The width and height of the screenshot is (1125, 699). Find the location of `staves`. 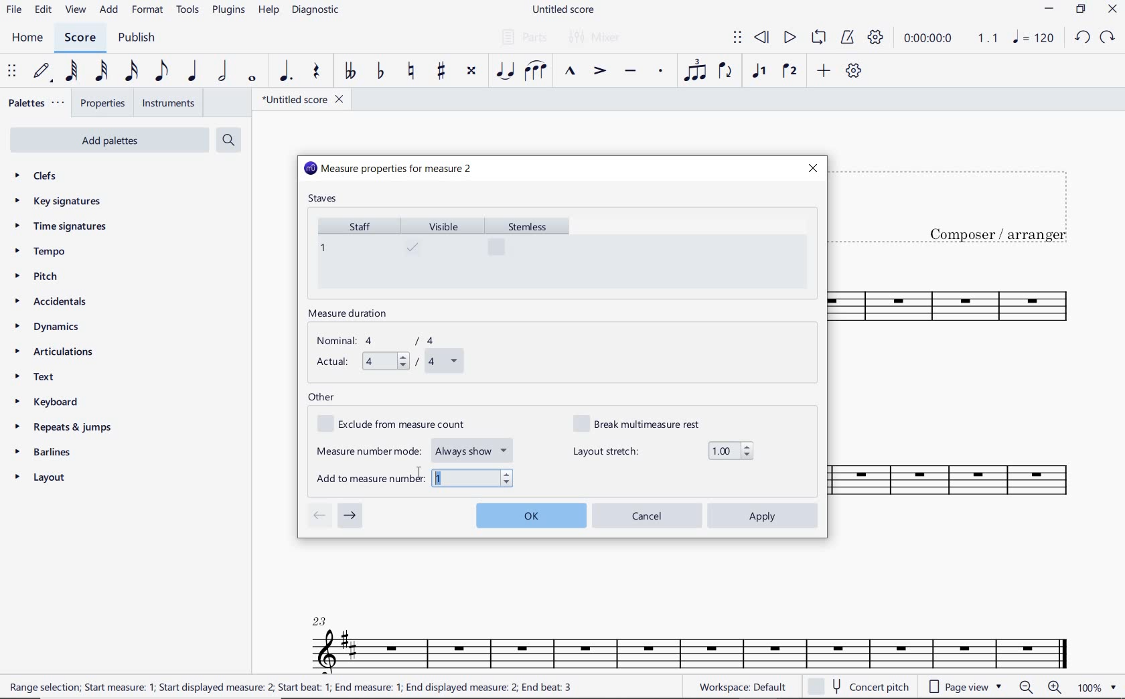

staves is located at coordinates (324, 200).